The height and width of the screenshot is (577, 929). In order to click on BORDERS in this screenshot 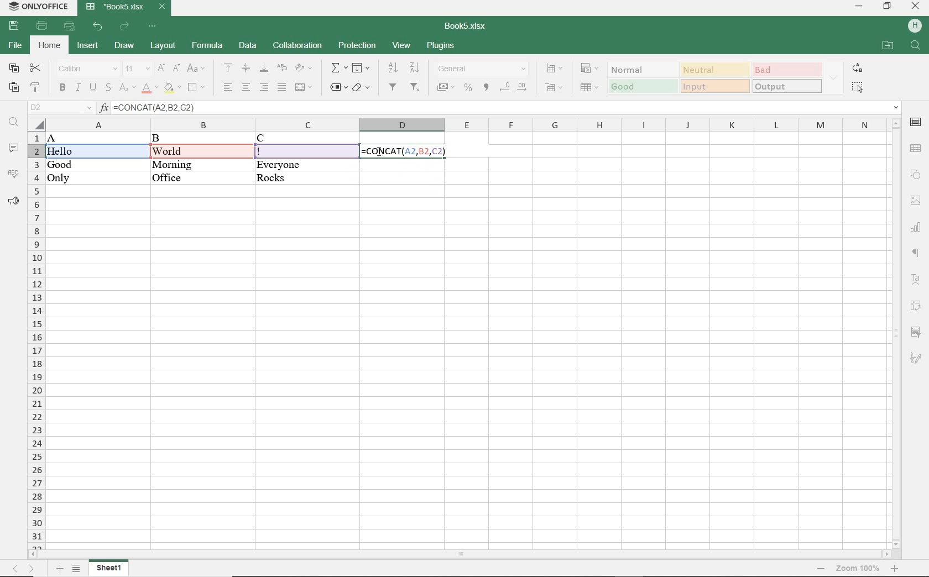, I will do `click(196, 87)`.